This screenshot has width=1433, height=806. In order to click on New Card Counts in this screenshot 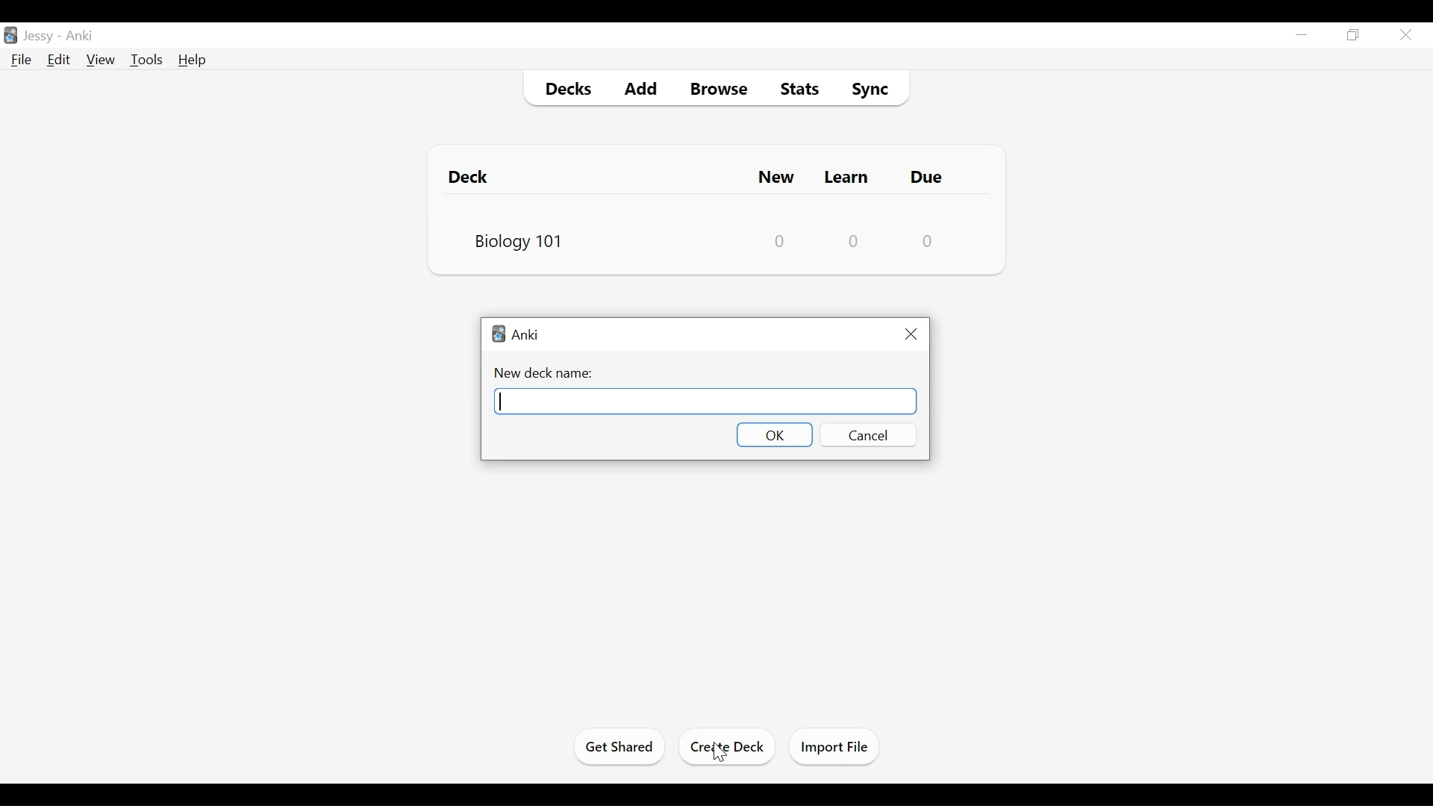, I will do `click(782, 240)`.